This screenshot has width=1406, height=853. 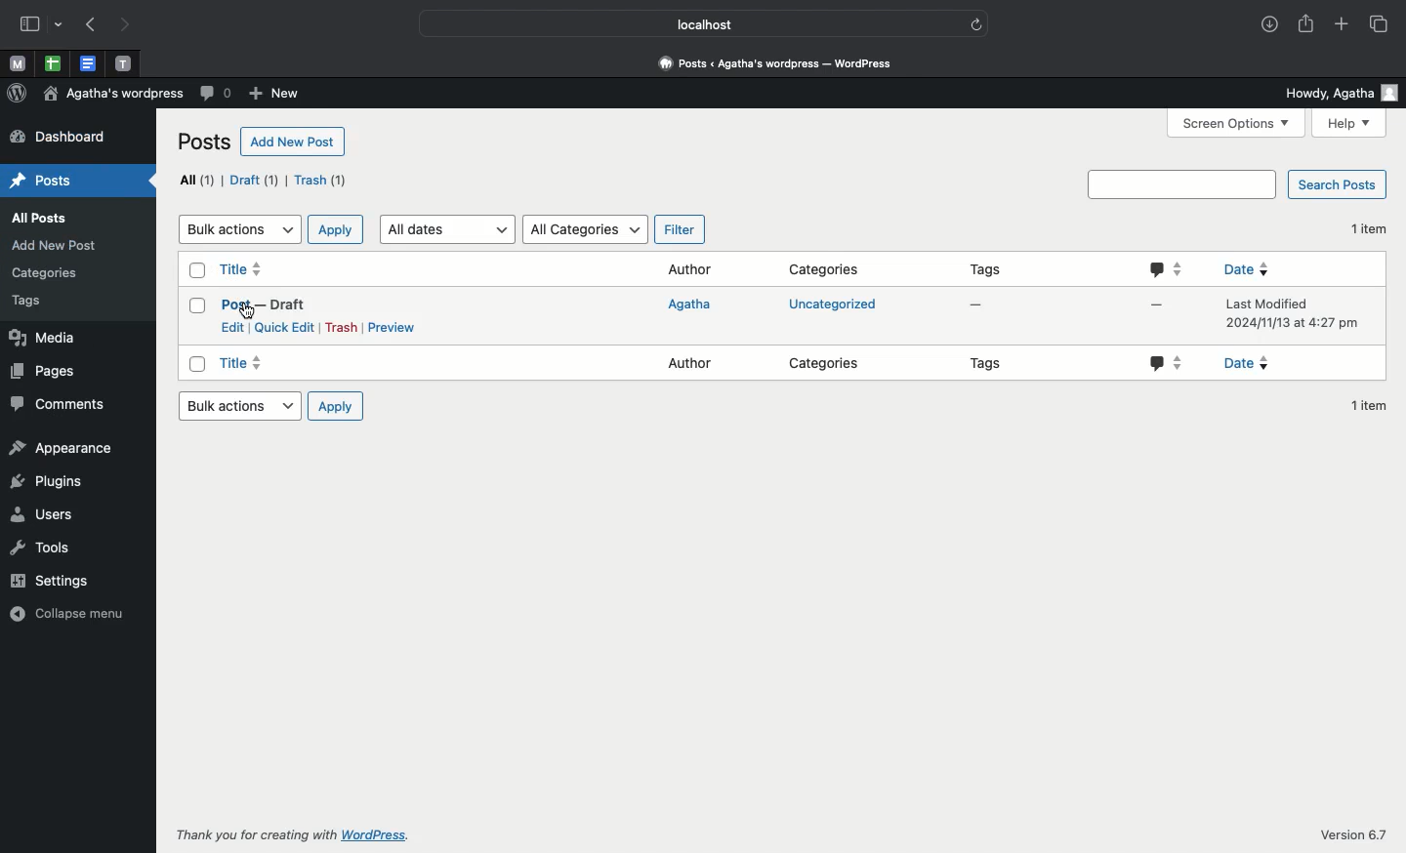 I want to click on Share, so click(x=1305, y=25).